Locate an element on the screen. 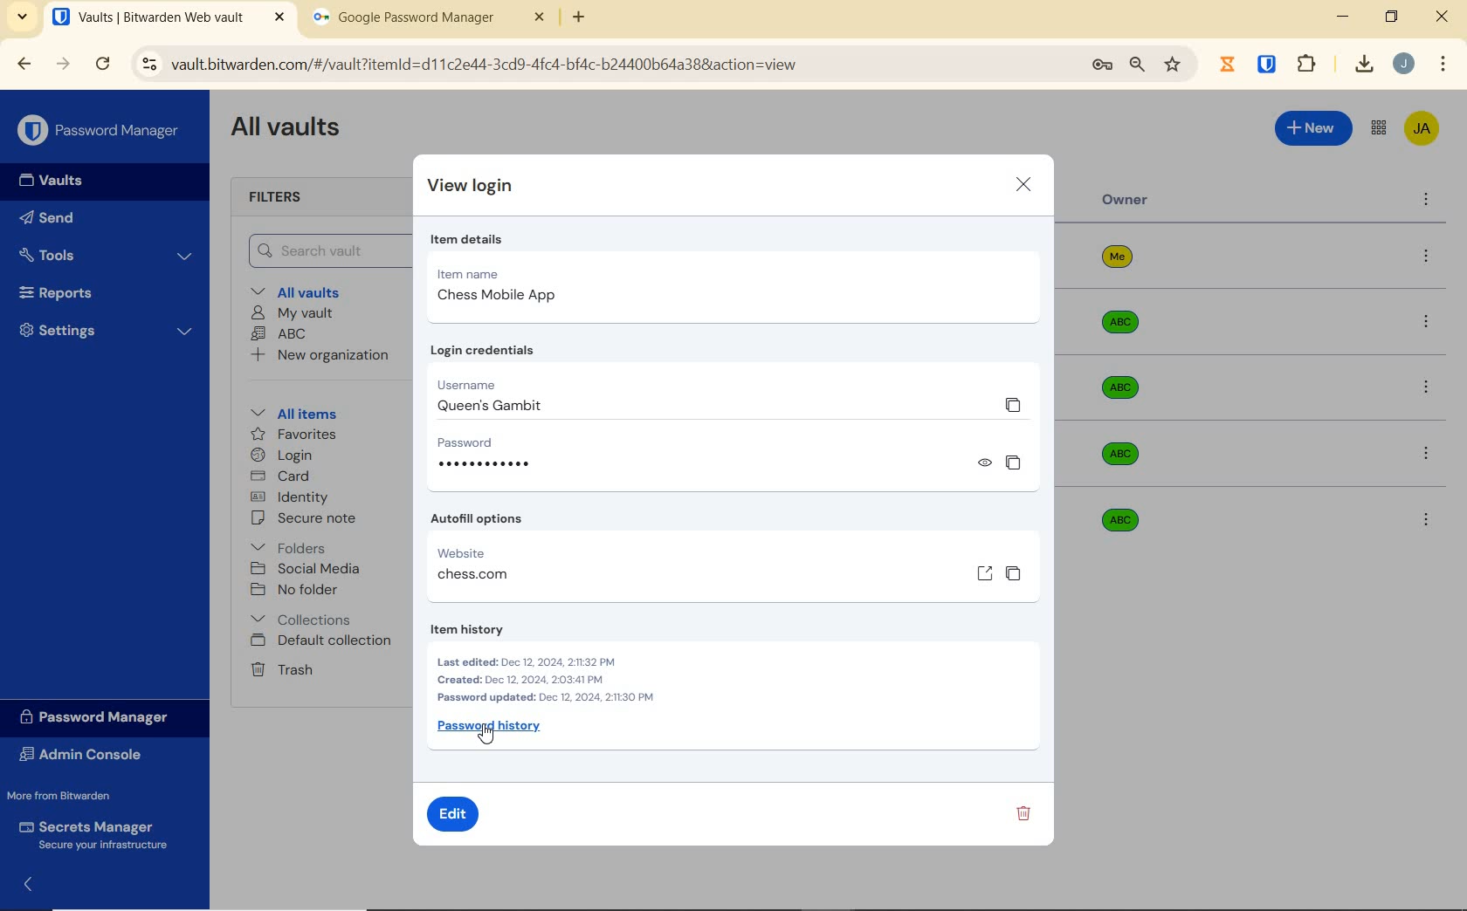 The width and height of the screenshot is (1467, 911). Password history is located at coordinates (499, 728).